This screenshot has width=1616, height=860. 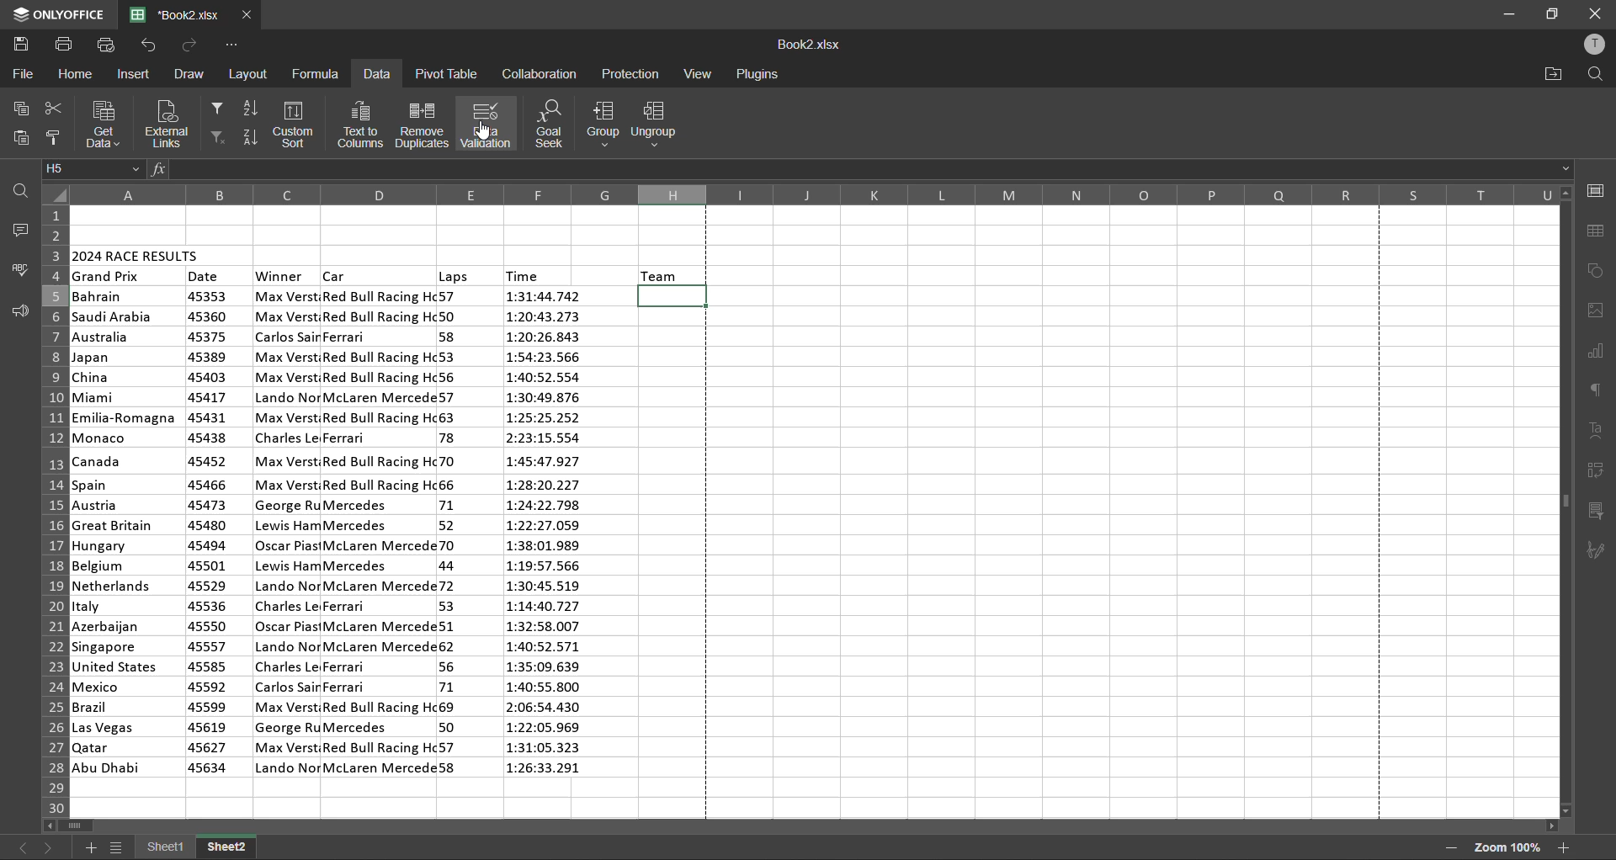 I want to click on sheet list, so click(x=120, y=850).